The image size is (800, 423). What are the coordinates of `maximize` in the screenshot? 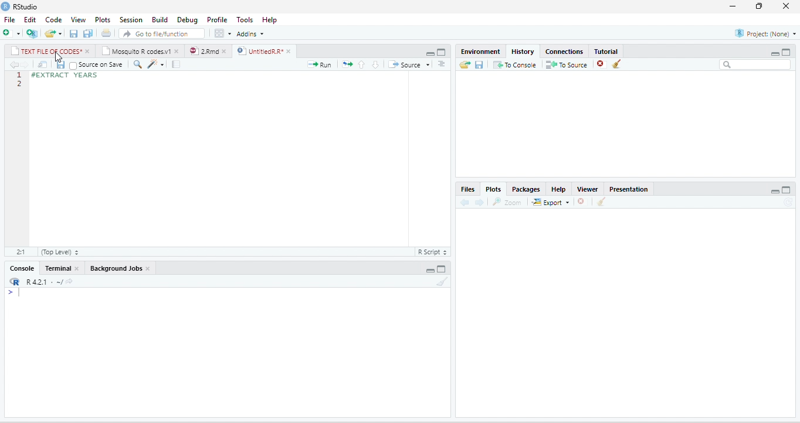 It's located at (441, 268).